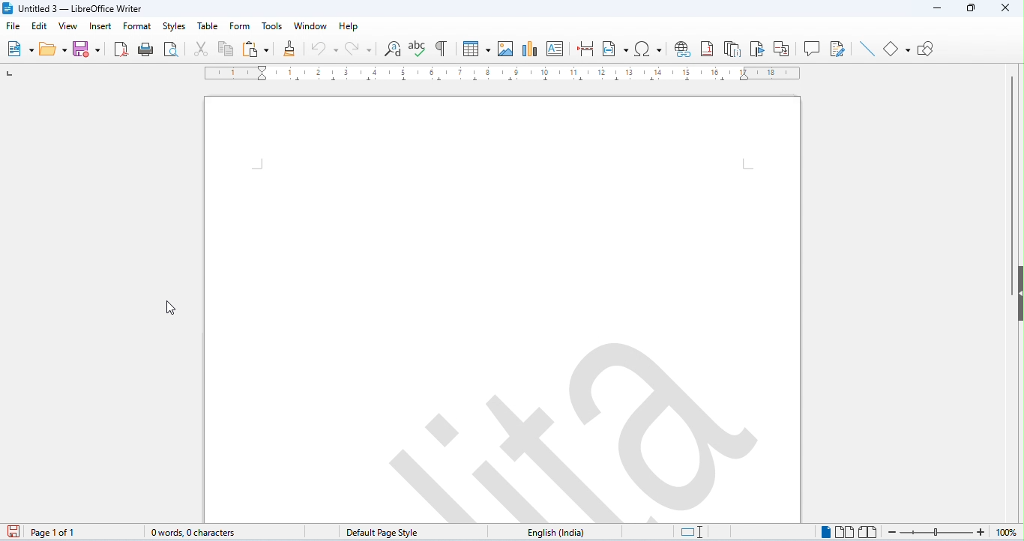 The height and width of the screenshot is (541, 1024). What do you see at coordinates (733, 49) in the screenshot?
I see `insert and note` at bounding box center [733, 49].